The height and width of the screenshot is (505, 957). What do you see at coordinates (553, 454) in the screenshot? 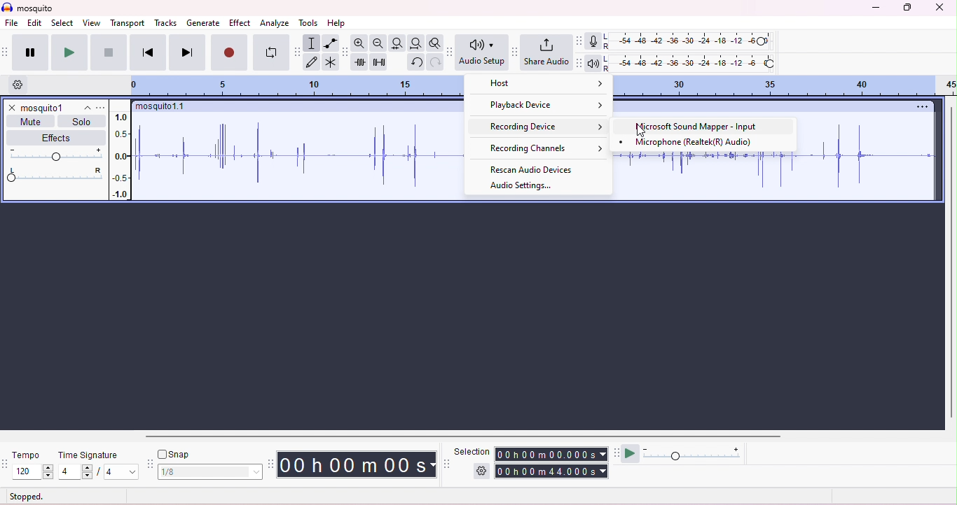
I see `selection time` at bounding box center [553, 454].